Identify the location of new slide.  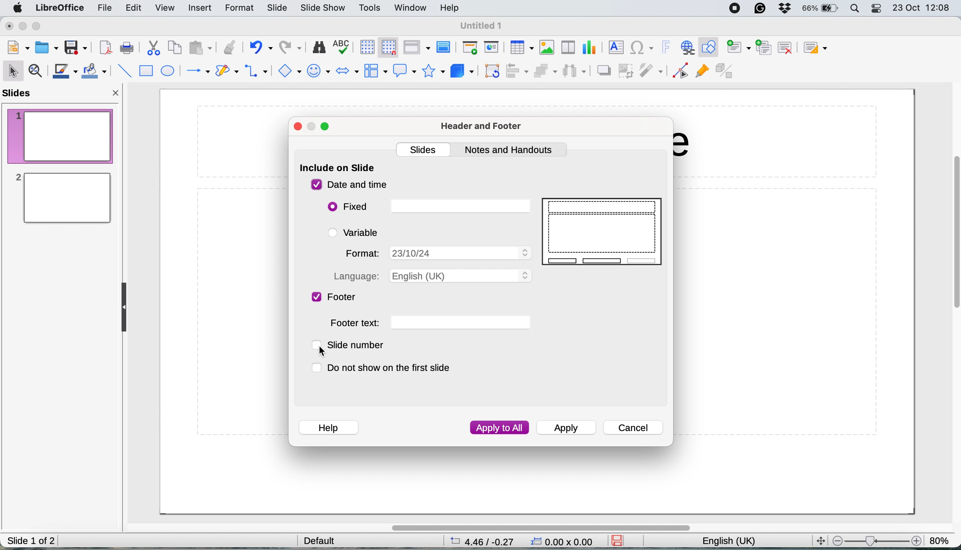
(738, 48).